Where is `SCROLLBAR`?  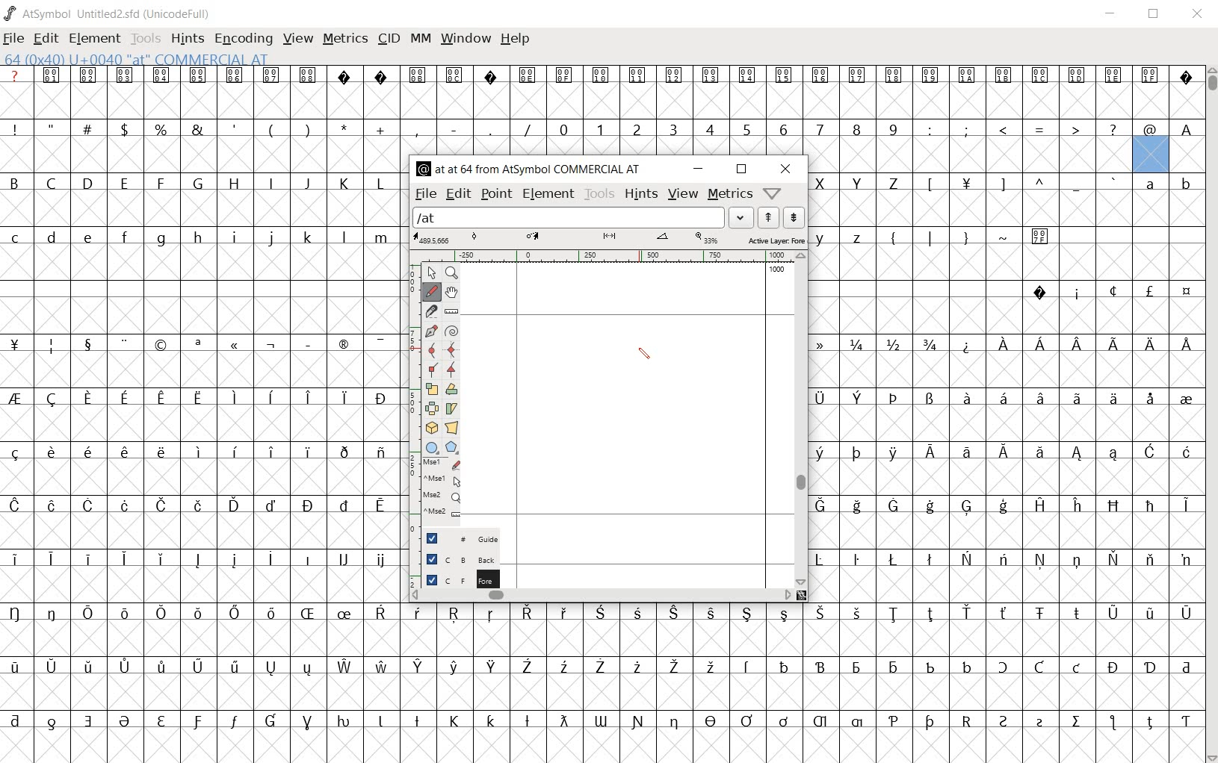 SCROLLBAR is located at coordinates (1211, 415).